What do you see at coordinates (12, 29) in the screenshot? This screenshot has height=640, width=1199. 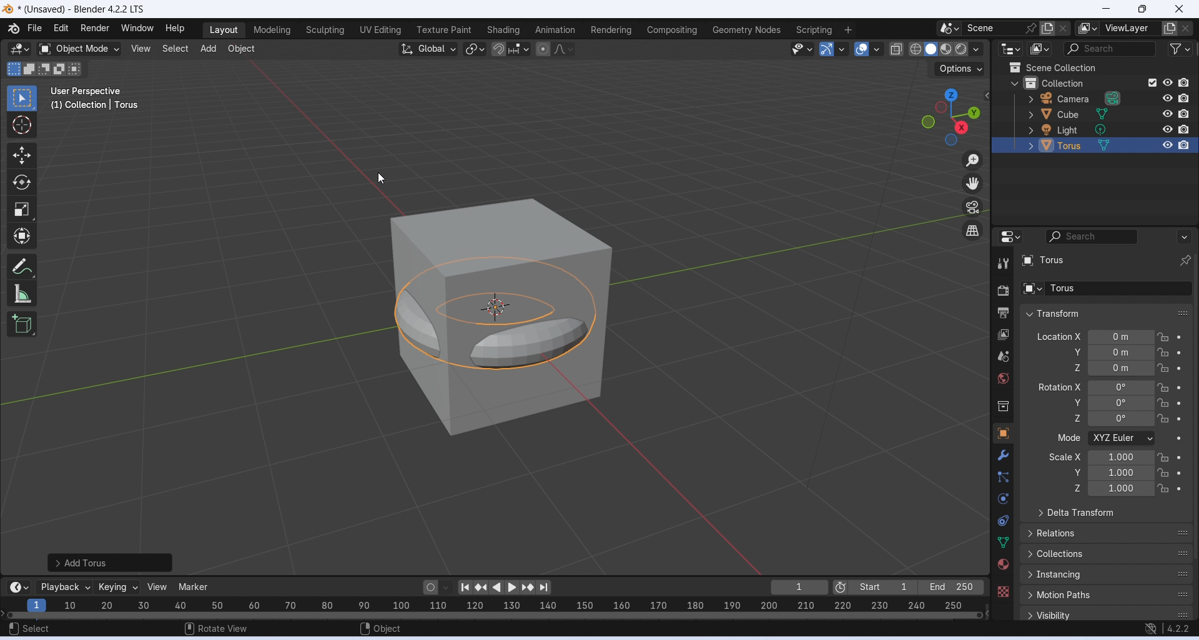 I see `Logo` at bounding box center [12, 29].